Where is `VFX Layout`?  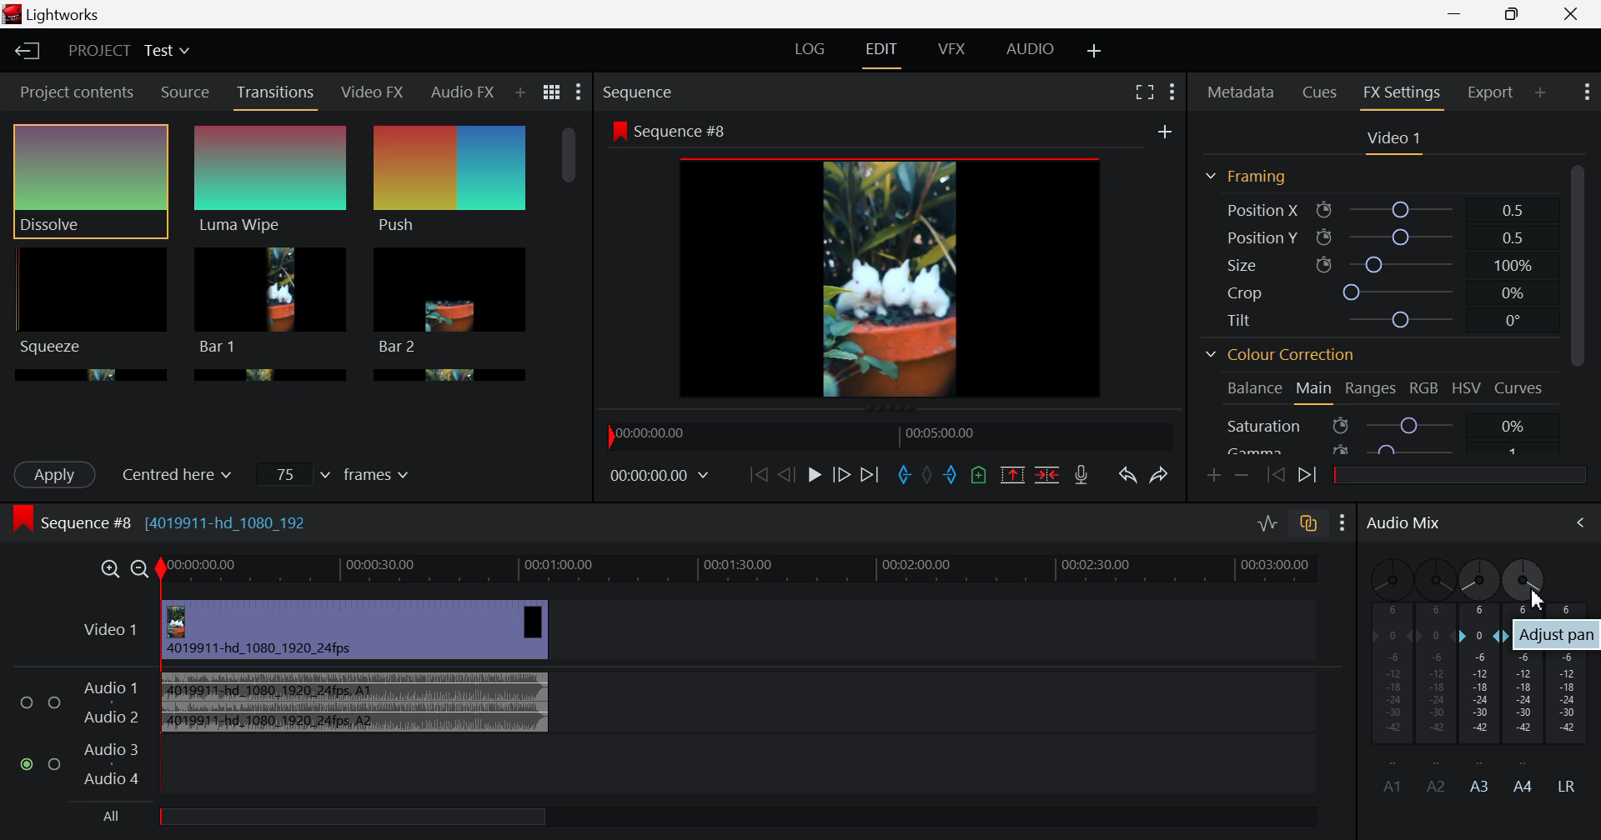
VFX Layout is located at coordinates (952, 52).